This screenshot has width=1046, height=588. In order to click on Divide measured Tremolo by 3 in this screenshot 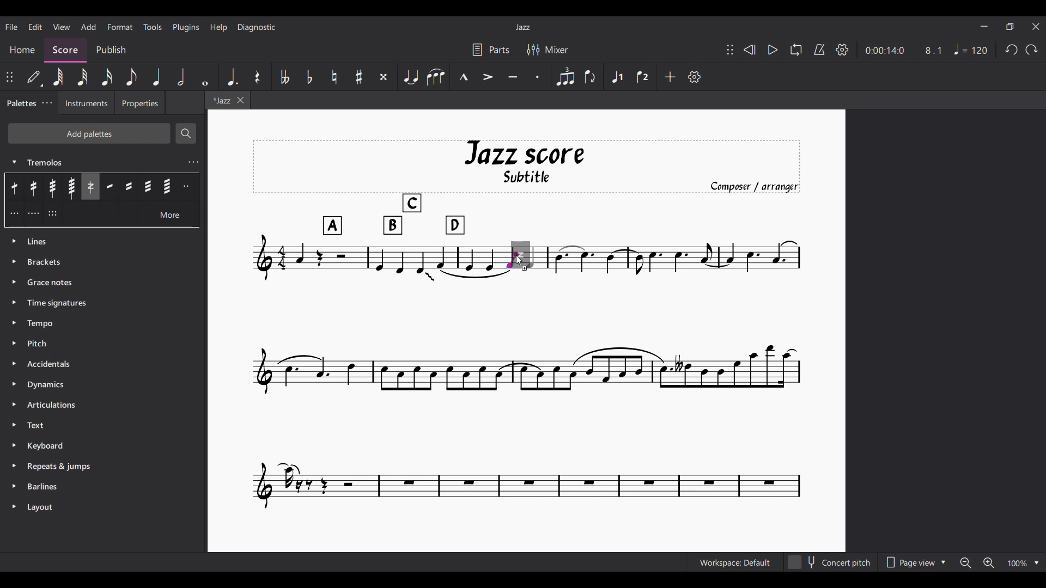, I will do `click(14, 213)`.